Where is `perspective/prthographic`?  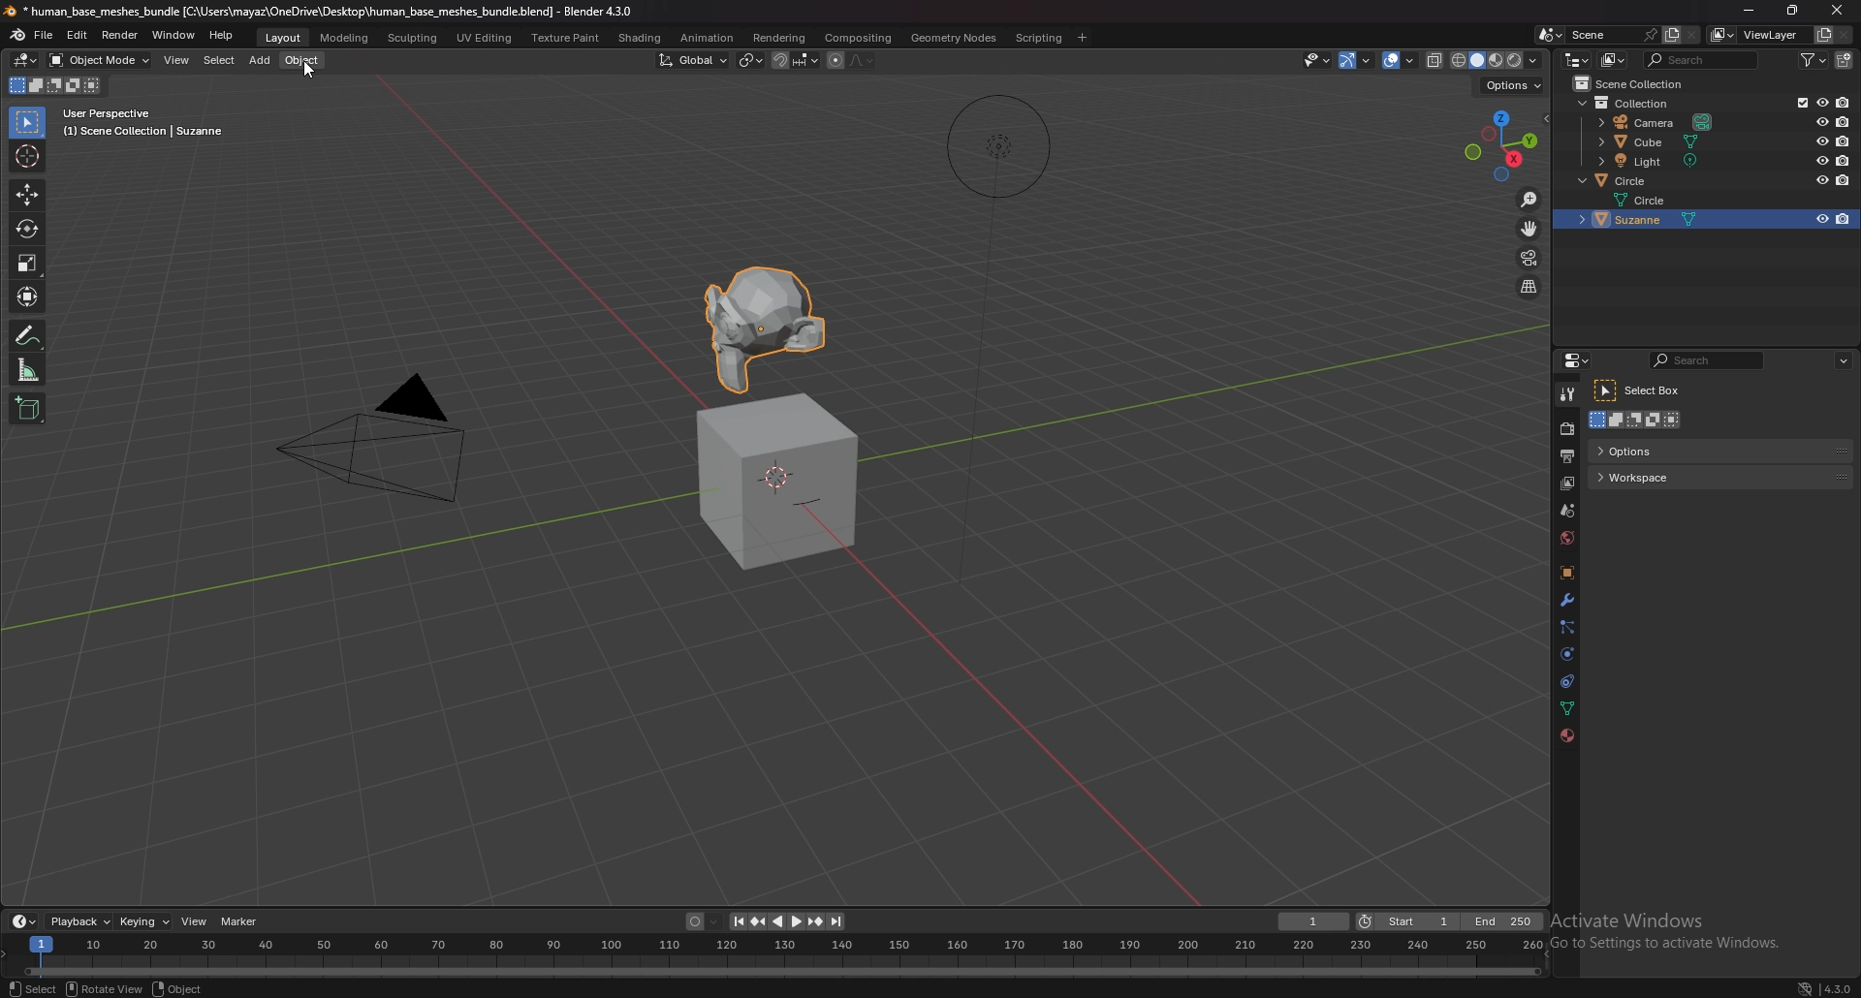
perspective/prthographic is located at coordinates (1530, 287).